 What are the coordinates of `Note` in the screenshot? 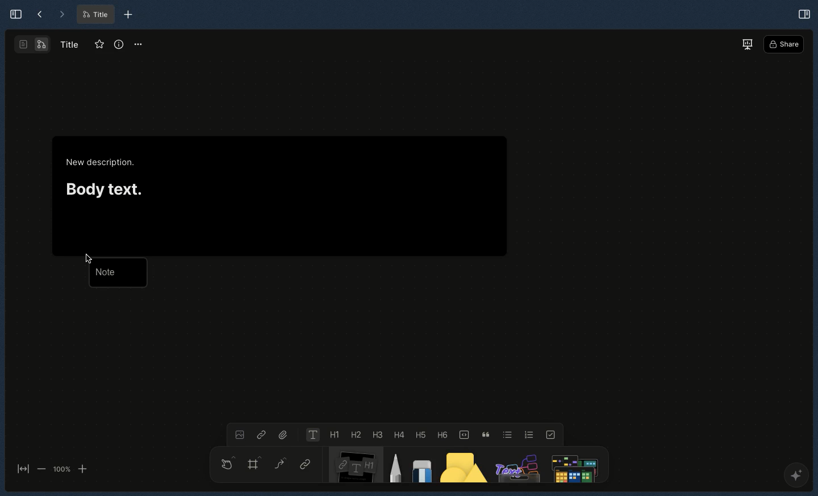 It's located at (118, 273).